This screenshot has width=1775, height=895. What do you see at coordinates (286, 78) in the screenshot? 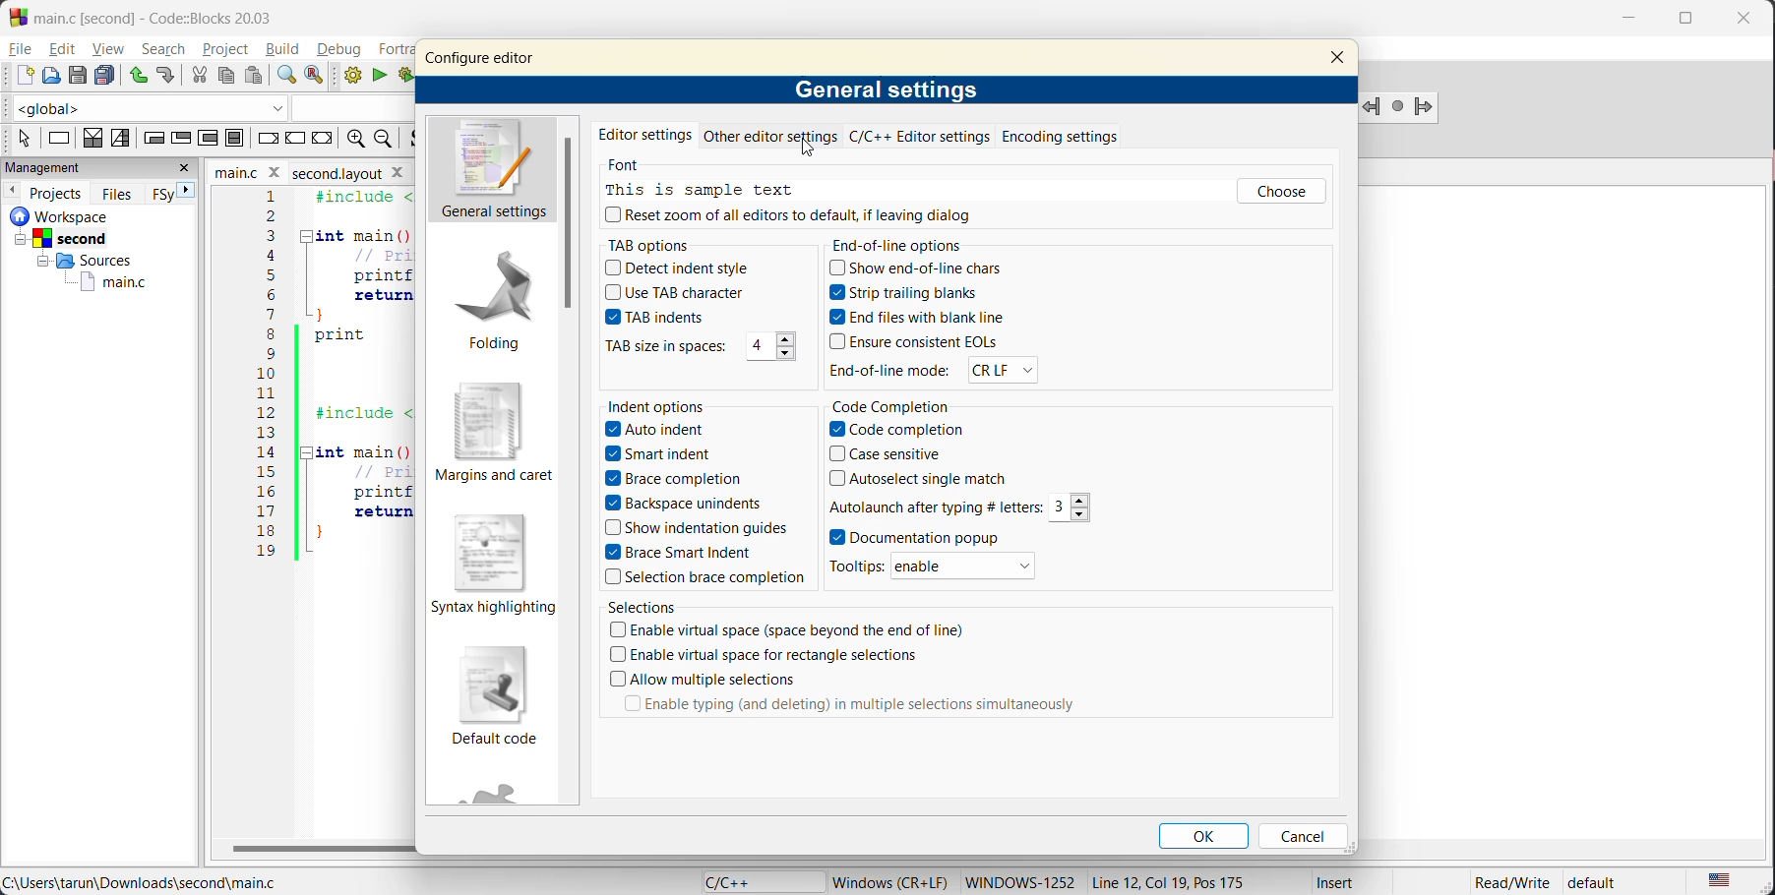
I see `find` at bounding box center [286, 78].